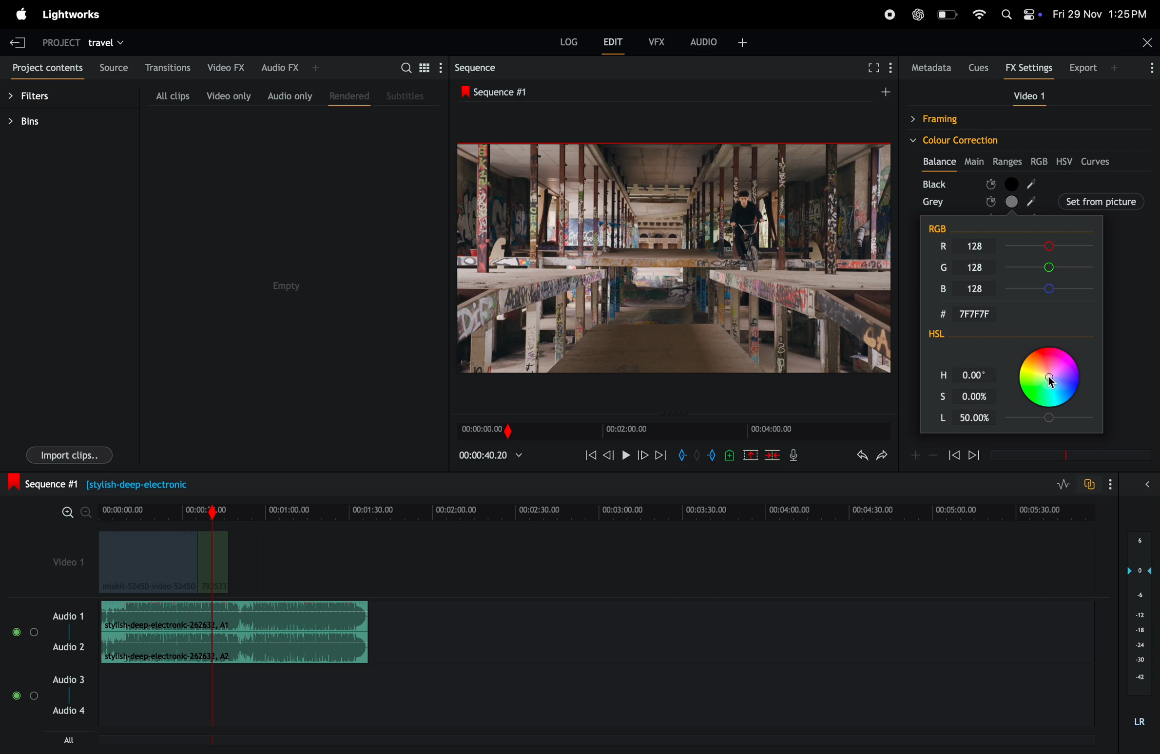 The height and width of the screenshot is (754, 1160). What do you see at coordinates (729, 456) in the screenshot?
I see `add cue to current position` at bounding box center [729, 456].